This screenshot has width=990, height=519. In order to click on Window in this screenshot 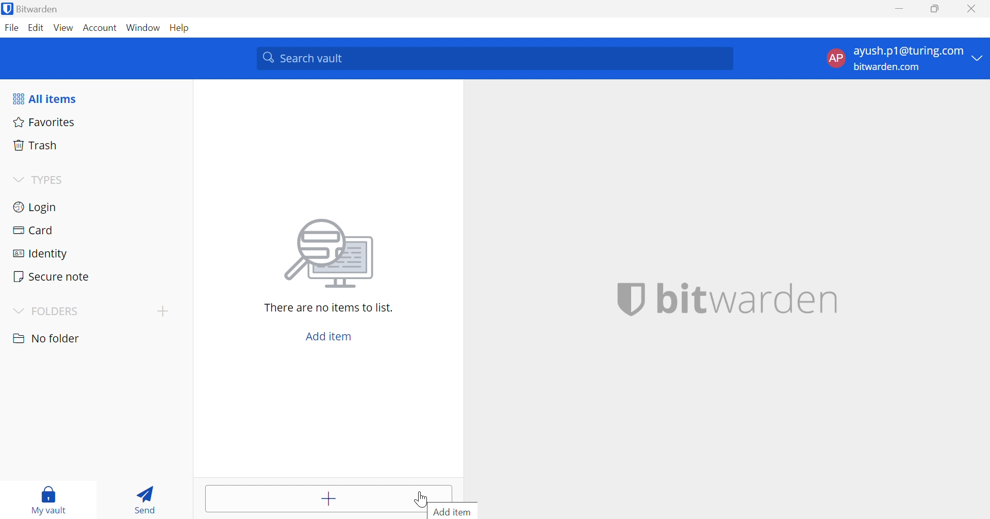, I will do `click(143, 26)`.